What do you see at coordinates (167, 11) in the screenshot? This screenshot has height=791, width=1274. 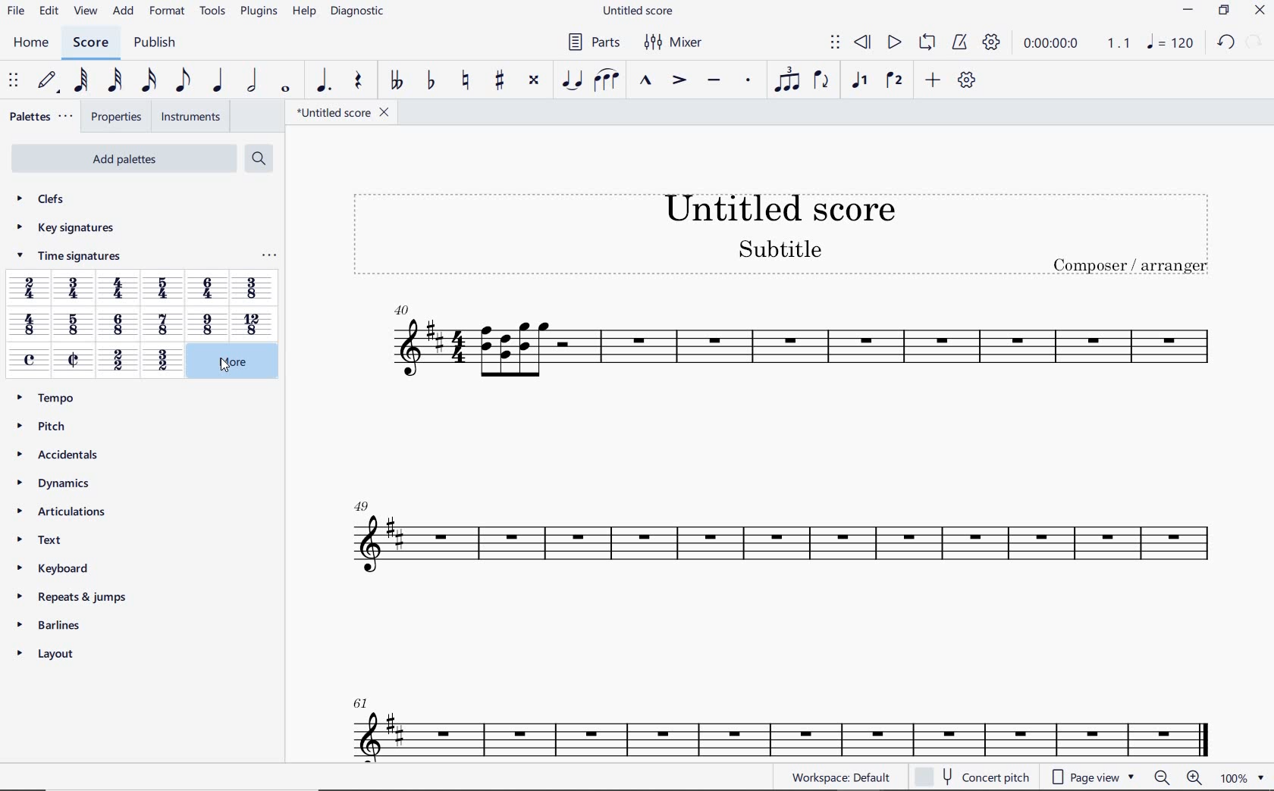 I see `FORMAT` at bounding box center [167, 11].